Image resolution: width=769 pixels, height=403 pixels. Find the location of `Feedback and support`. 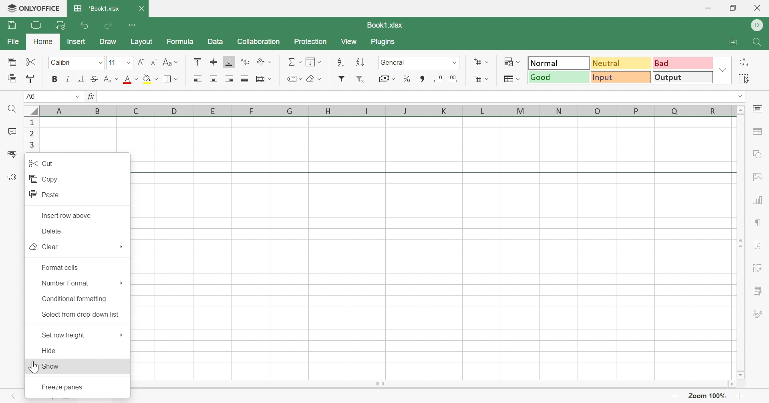

Feedback and support is located at coordinates (11, 178).